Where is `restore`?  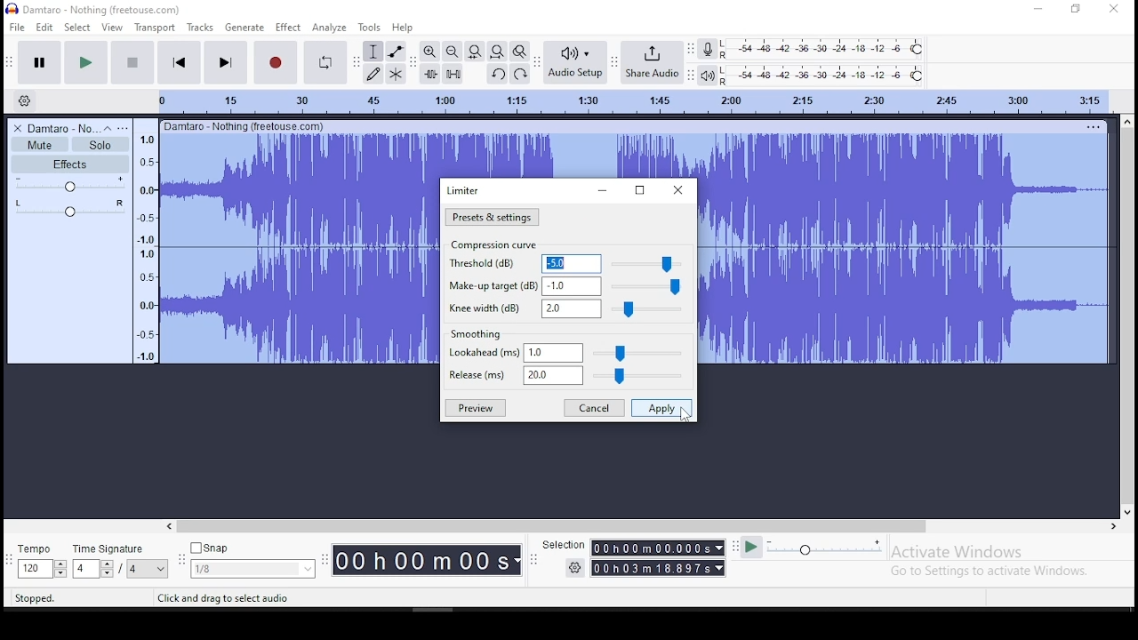 restore is located at coordinates (638, 189).